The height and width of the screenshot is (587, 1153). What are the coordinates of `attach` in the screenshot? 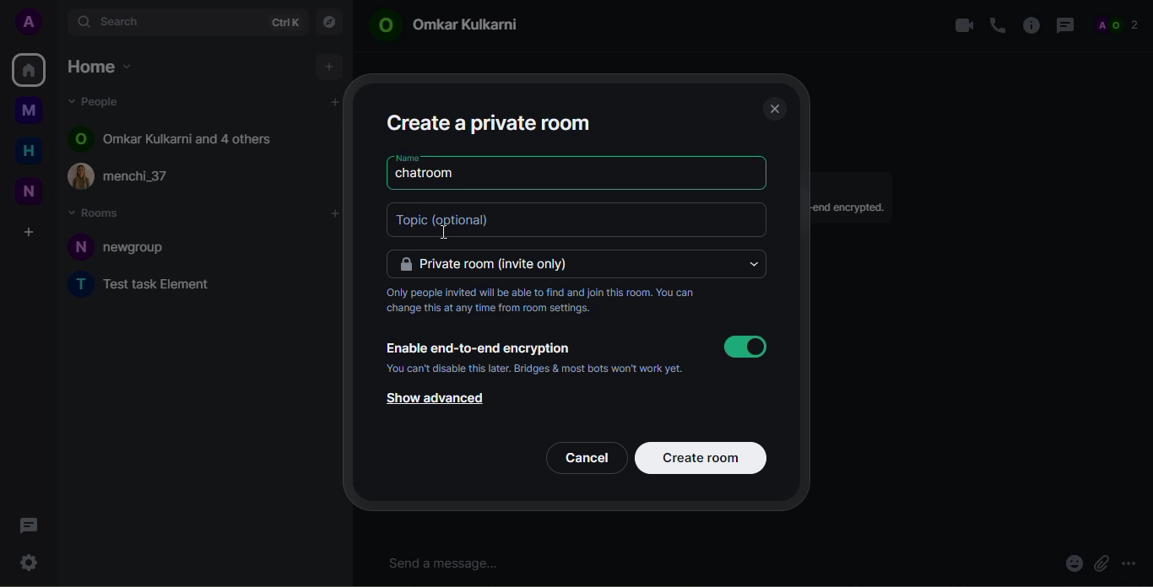 It's located at (1101, 564).